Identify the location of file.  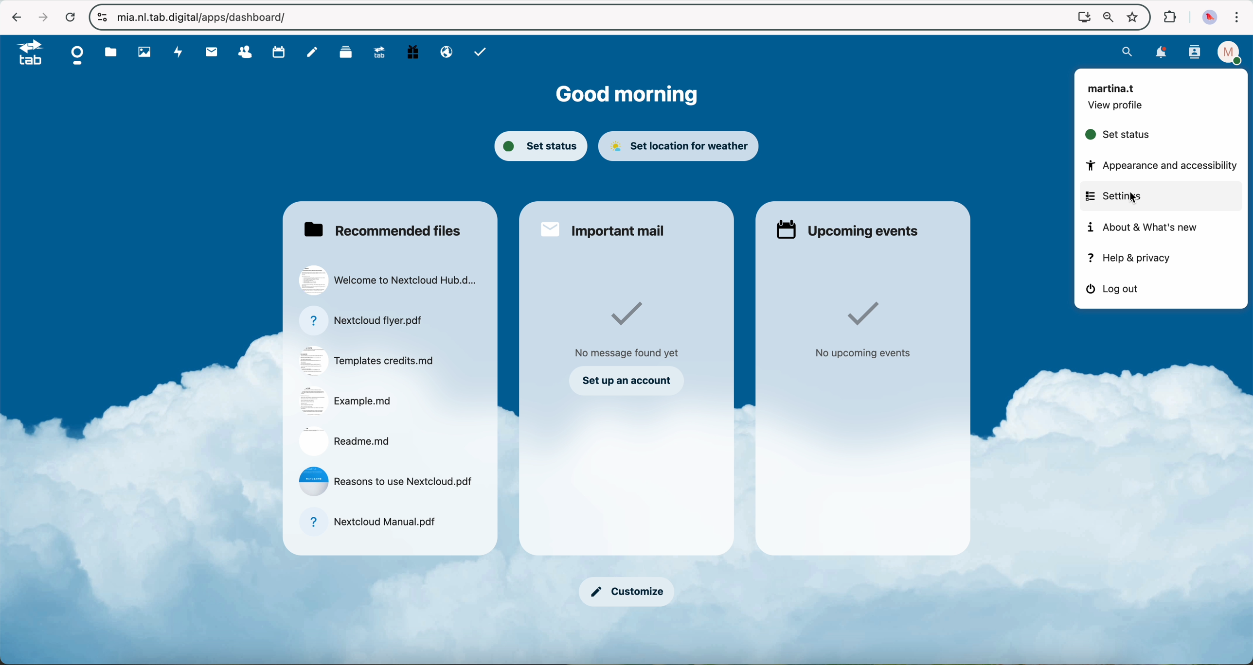
(344, 441).